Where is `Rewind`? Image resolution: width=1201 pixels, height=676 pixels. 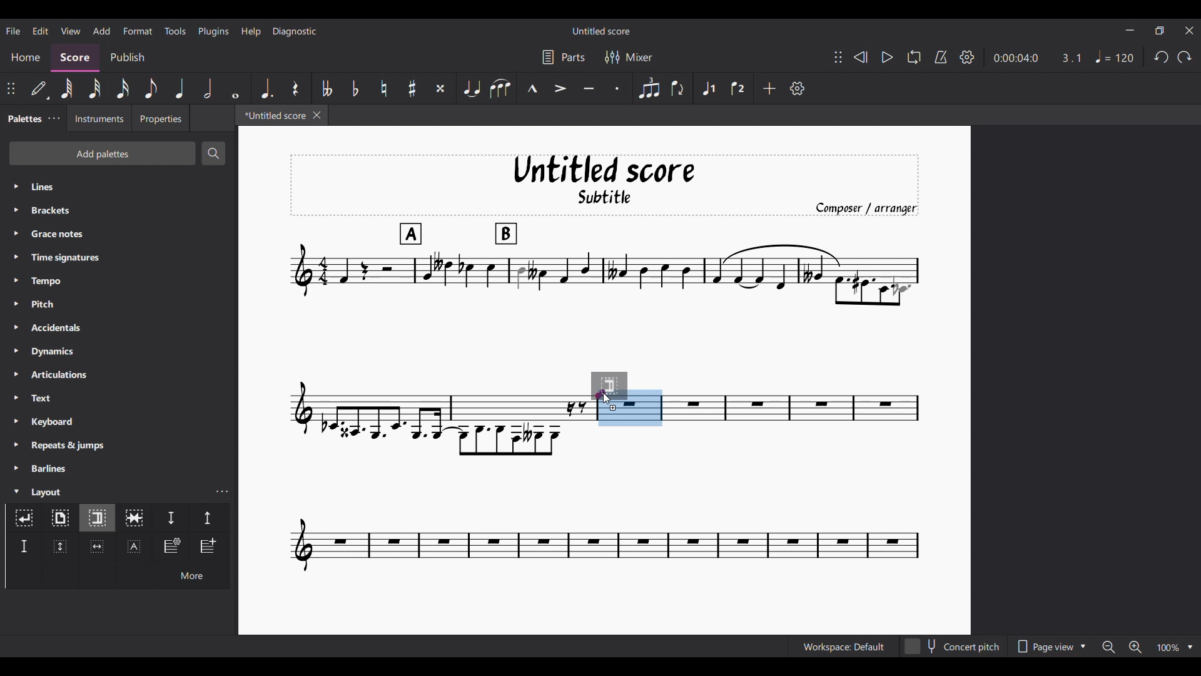 Rewind is located at coordinates (861, 57).